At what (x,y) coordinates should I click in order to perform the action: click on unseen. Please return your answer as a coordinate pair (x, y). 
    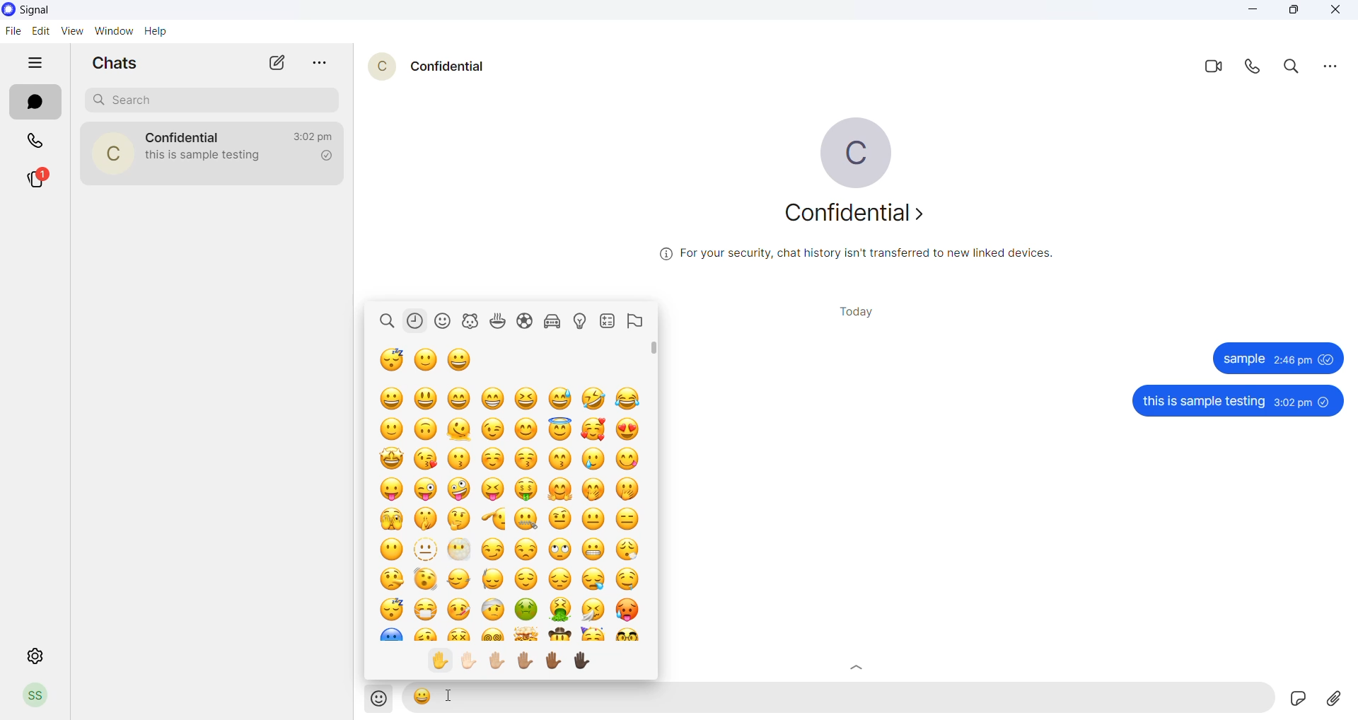
    Looking at the image, I should click on (1326, 401).